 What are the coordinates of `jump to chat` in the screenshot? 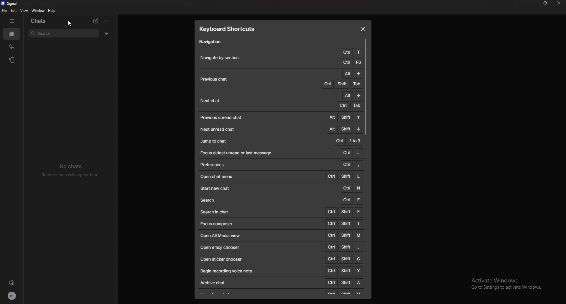 It's located at (215, 141).